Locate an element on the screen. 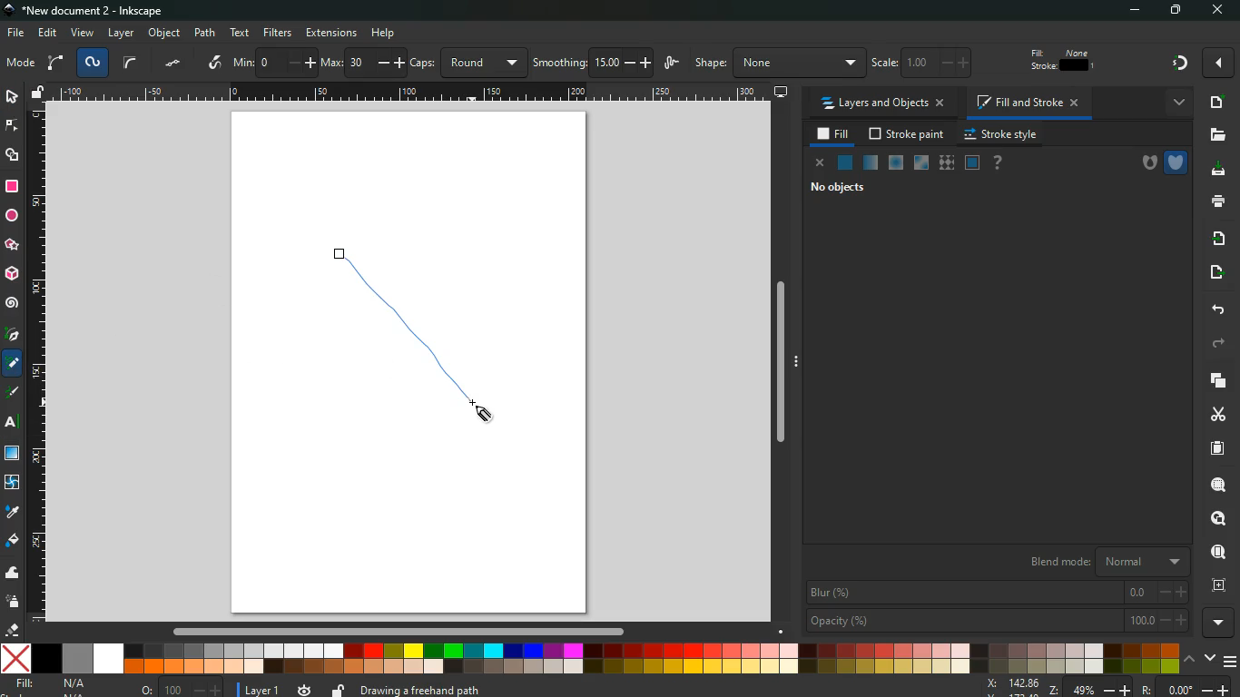 The width and height of the screenshot is (1240, 697).  is located at coordinates (11, 423).